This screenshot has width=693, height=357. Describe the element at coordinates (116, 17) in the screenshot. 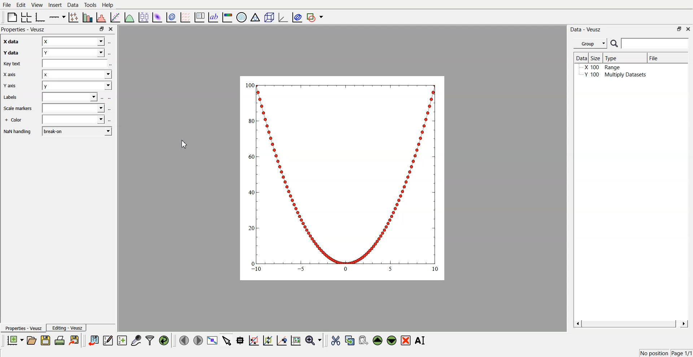

I see `fit a function` at that location.